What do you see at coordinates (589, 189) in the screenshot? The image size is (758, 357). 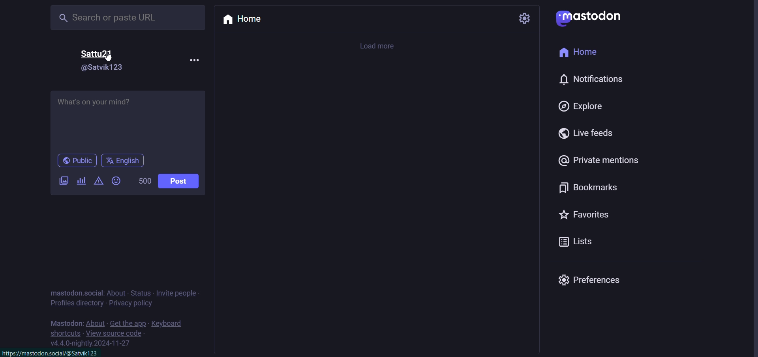 I see `bookmarks` at bounding box center [589, 189].